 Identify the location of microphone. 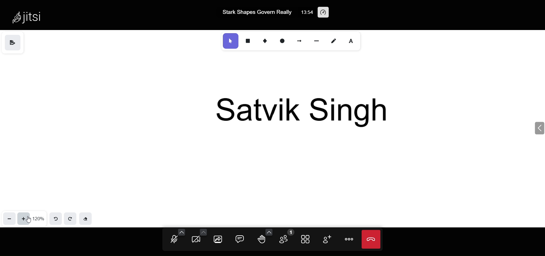
(173, 240).